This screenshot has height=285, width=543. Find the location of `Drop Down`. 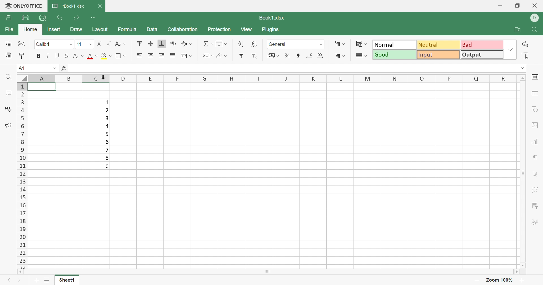

Drop Down is located at coordinates (70, 45).